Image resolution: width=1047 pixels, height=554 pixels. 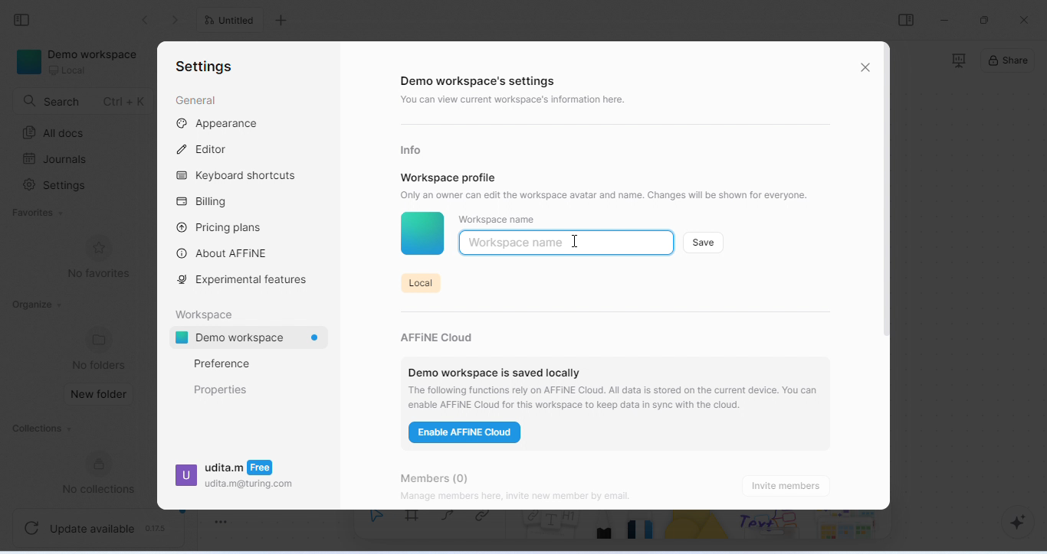 I want to click on all docs, so click(x=57, y=133).